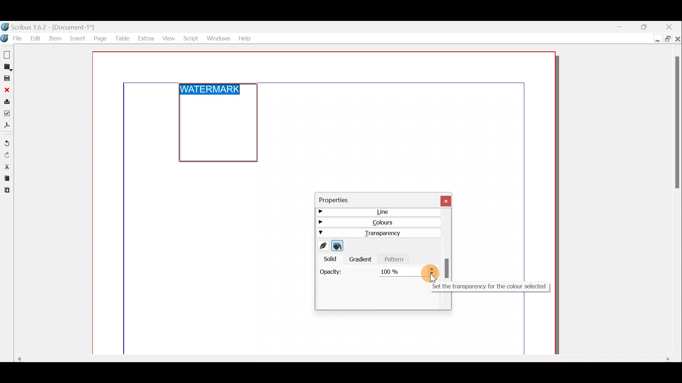 Image resolution: width=682 pixels, height=383 pixels. Describe the element at coordinates (446, 199) in the screenshot. I see `Close` at that location.